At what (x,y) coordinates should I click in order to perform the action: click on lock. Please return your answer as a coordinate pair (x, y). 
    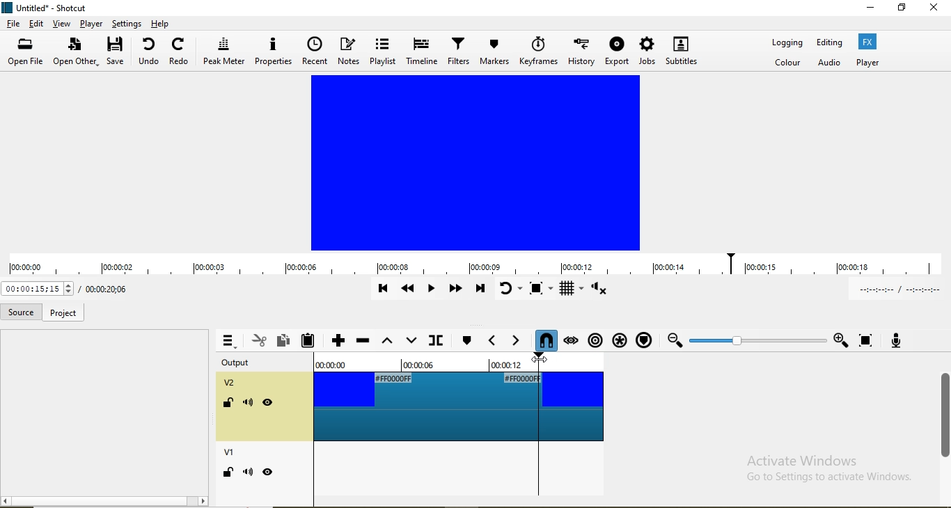
    Looking at the image, I should click on (227, 404).